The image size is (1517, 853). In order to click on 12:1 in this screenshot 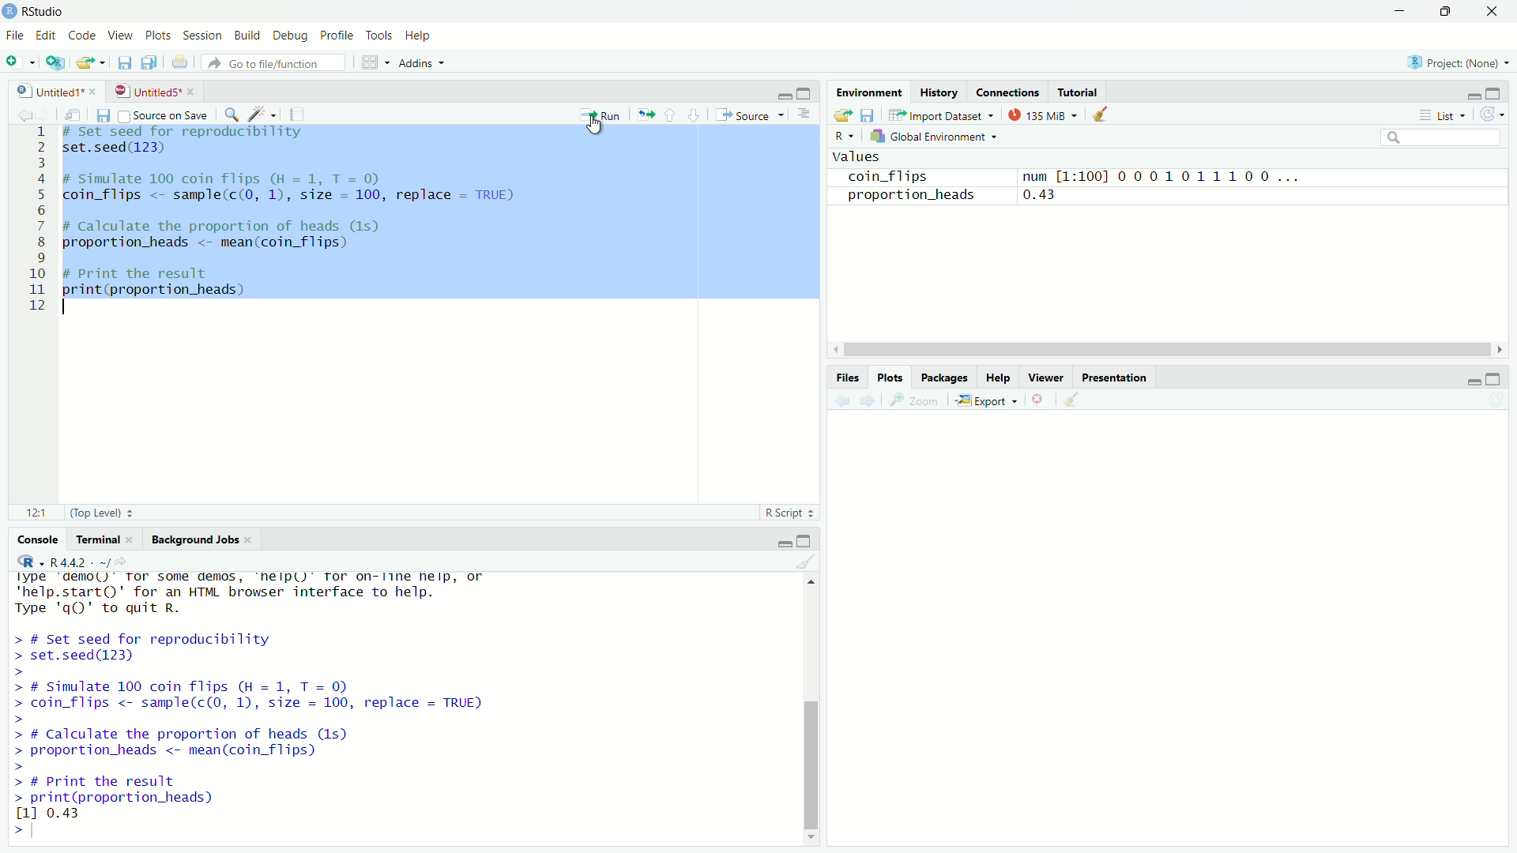, I will do `click(35, 513)`.